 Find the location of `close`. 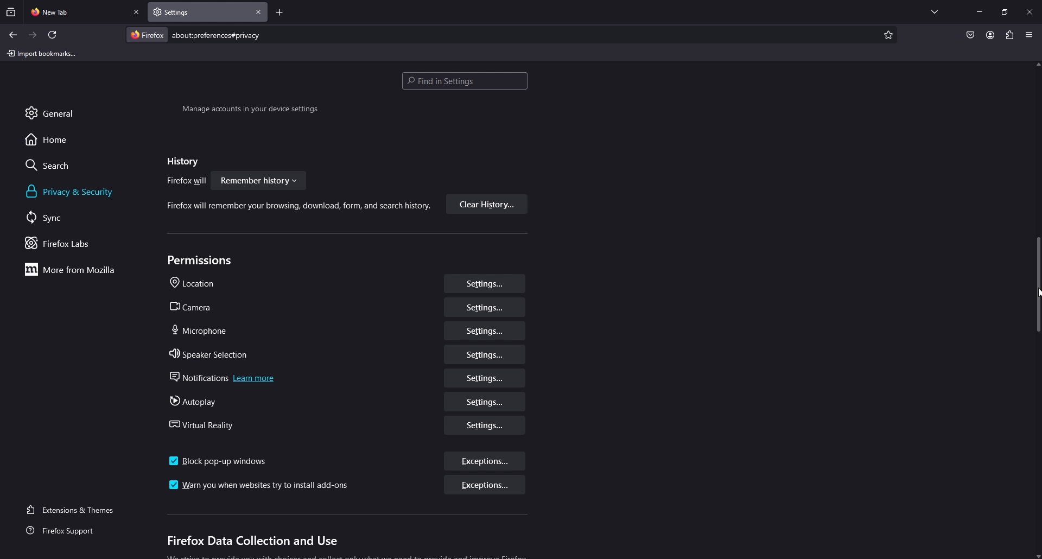

close is located at coordinates (1031, 11).